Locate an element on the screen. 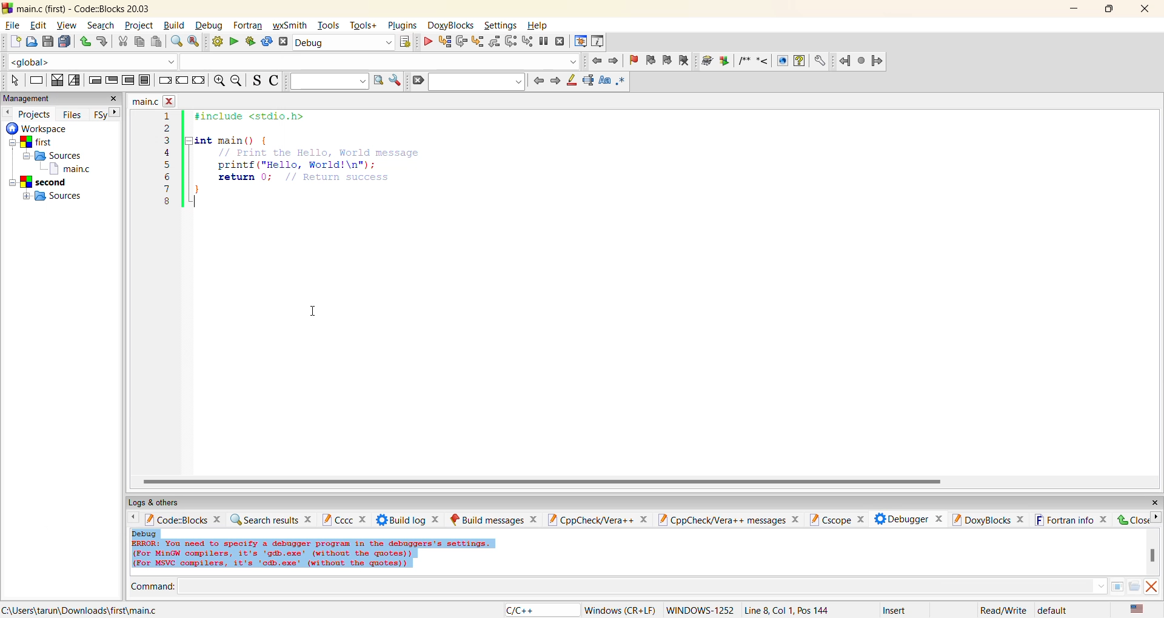 The width and height of the screenshot is (1164, 618). cut is located at coordinates (119, 43).